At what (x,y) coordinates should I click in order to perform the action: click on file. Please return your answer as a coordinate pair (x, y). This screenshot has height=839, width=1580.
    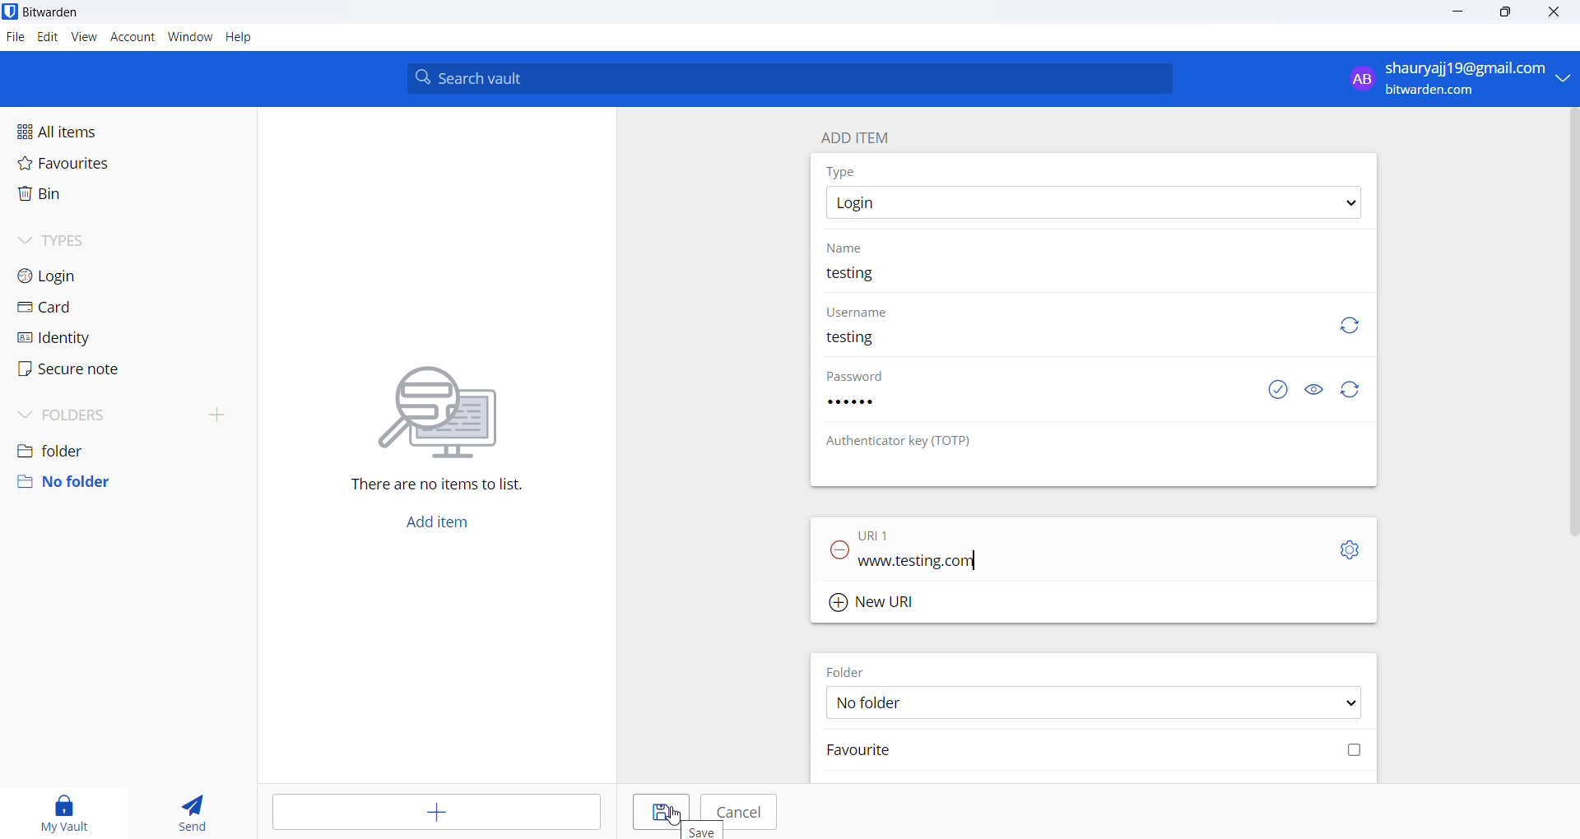
    Looking at the image, I should click on (14, 39).